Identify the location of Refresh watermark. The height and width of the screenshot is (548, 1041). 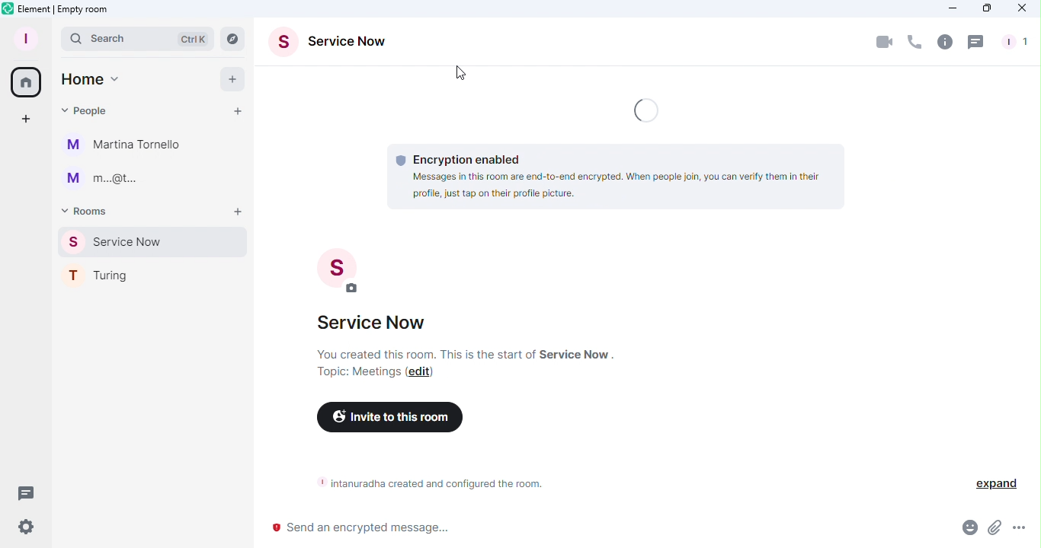
(649, 110).